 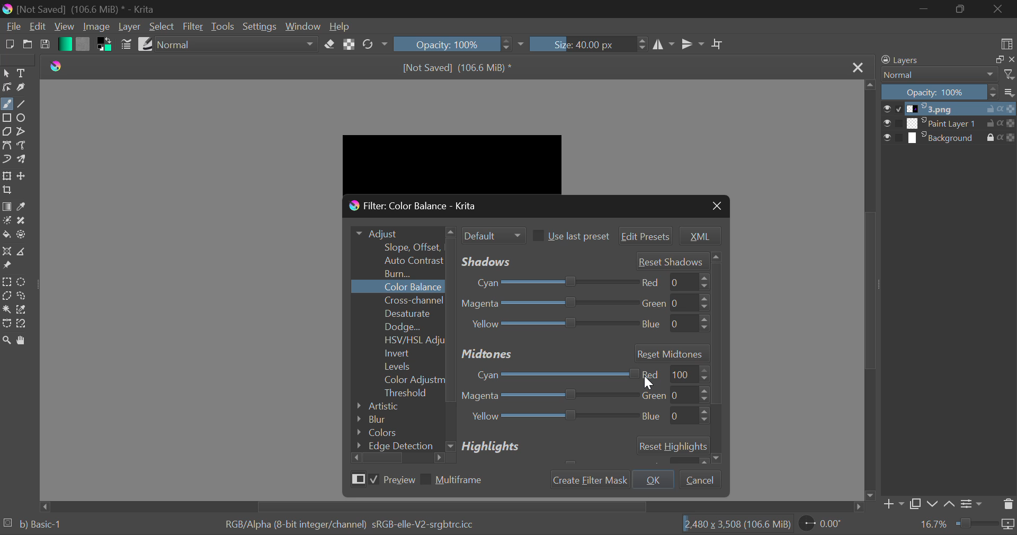 I want to click on Brush Settings, so click(x=127, y=44).